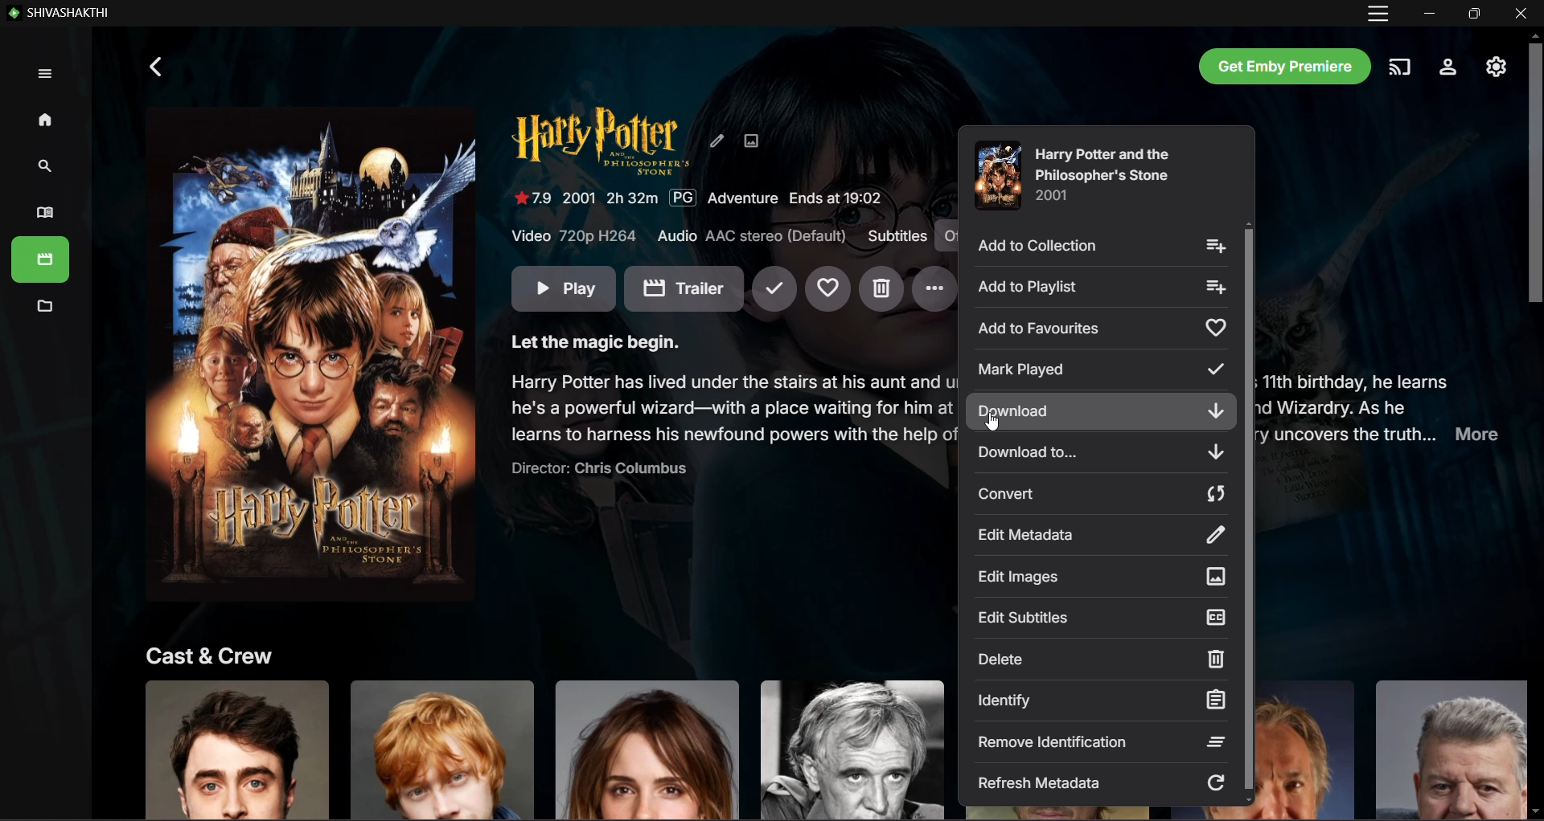 The height and width of the screenshot is (821, 1544). Describe the element at coordinates (211, 655) in the screenshot. I see `Cast and Crew` at that location.